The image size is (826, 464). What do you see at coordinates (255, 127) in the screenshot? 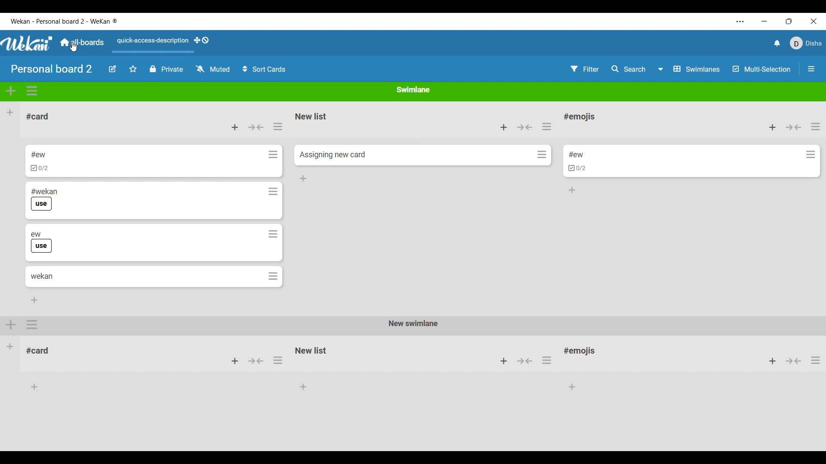
I see `Collapse` at bounding box center [255, 127].